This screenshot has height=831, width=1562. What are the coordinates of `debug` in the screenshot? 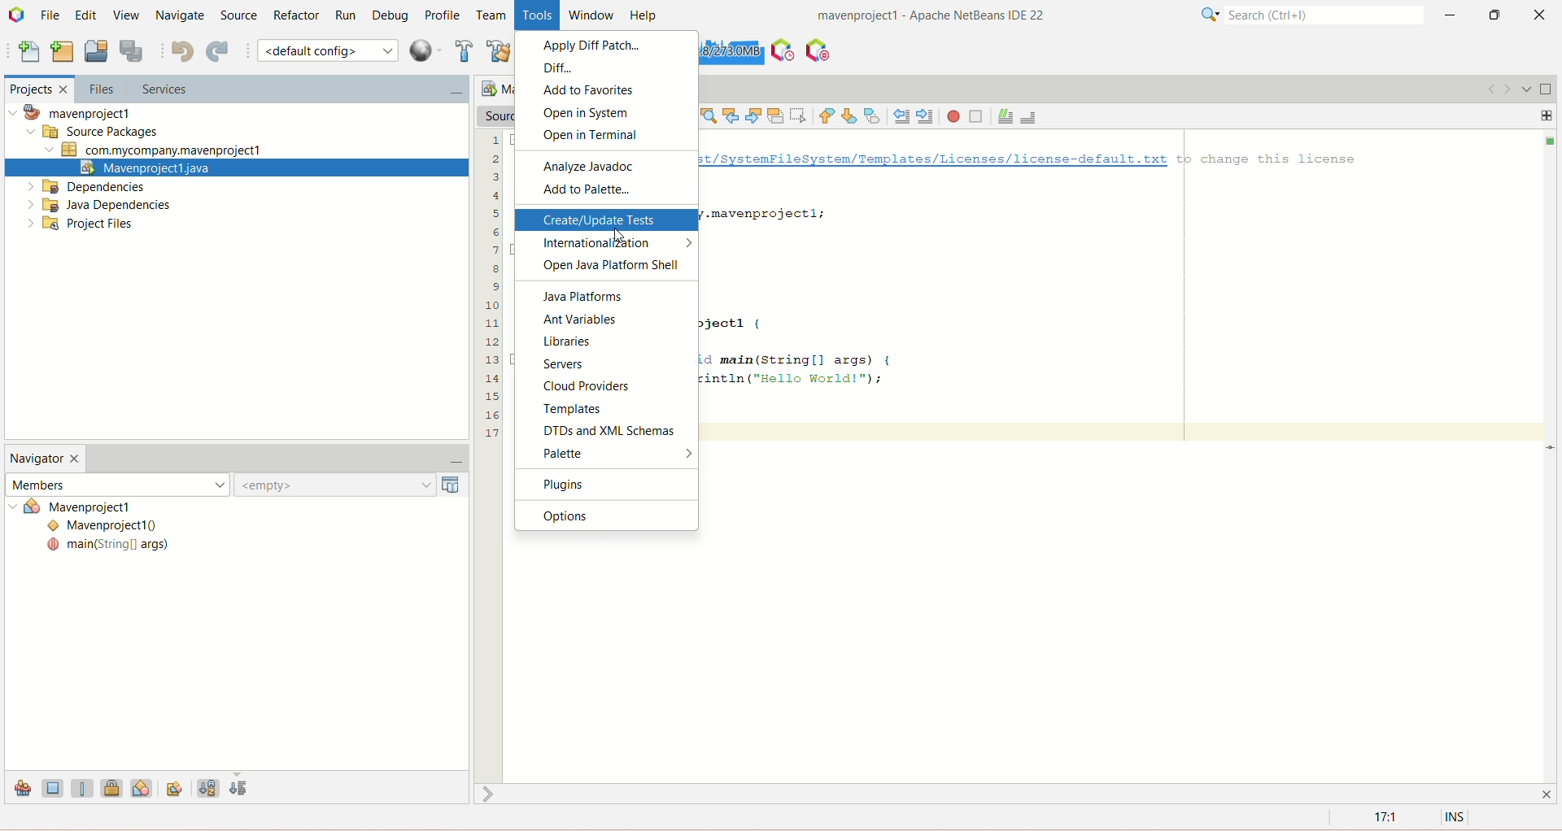 It's located at (395, 17).